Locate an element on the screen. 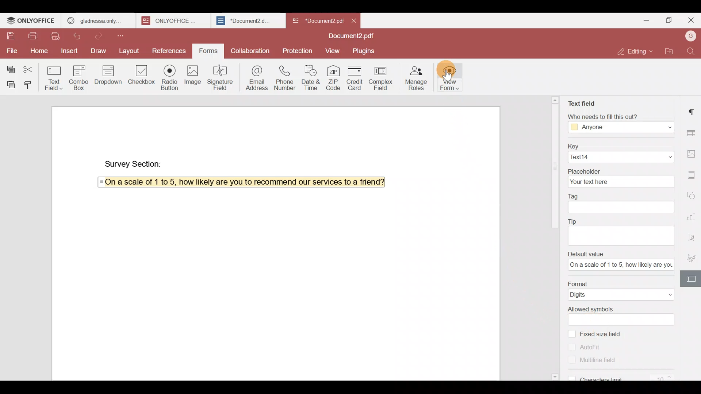 This screenshot has width=701, height=394. Phone number is located at coordinates (286, 77).